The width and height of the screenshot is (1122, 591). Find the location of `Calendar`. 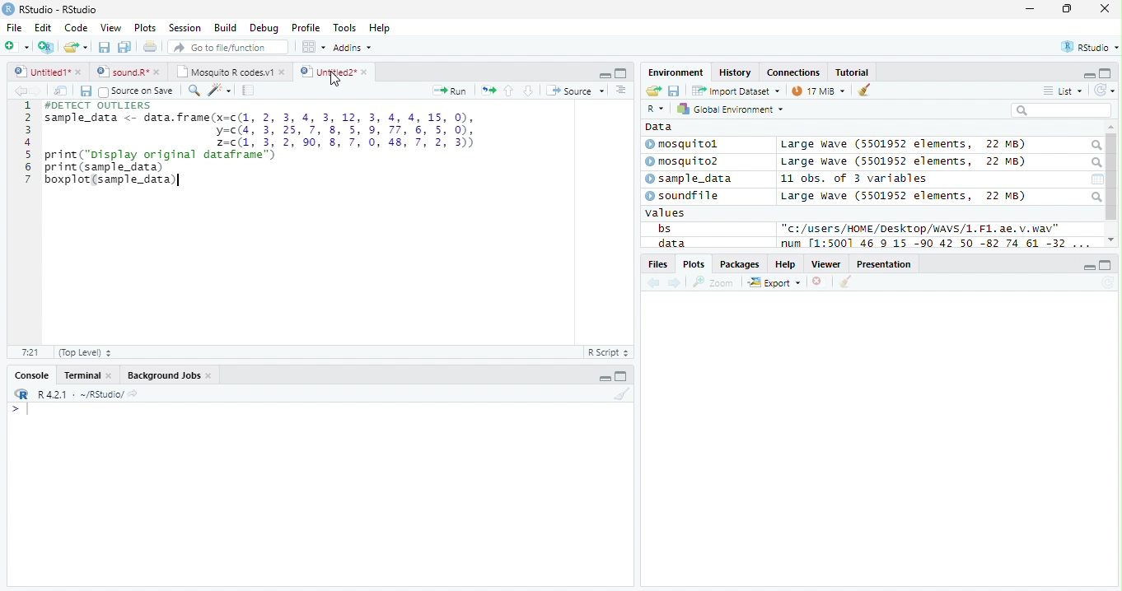

Calendar is located at coordinates (1097, 179).